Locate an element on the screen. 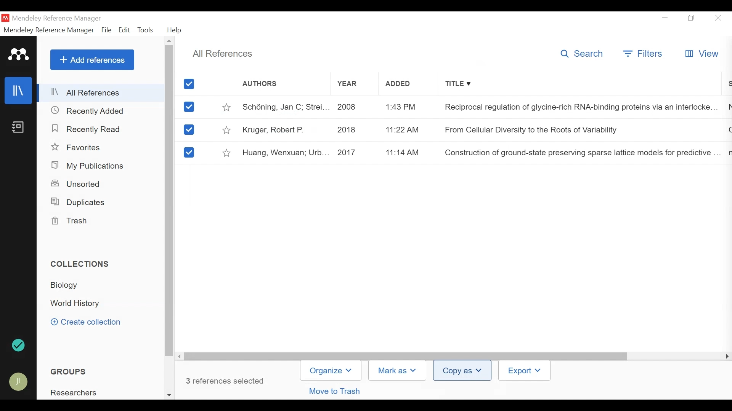 The image size is (732, 411). Unsorted is located at coordinates (77, 184).